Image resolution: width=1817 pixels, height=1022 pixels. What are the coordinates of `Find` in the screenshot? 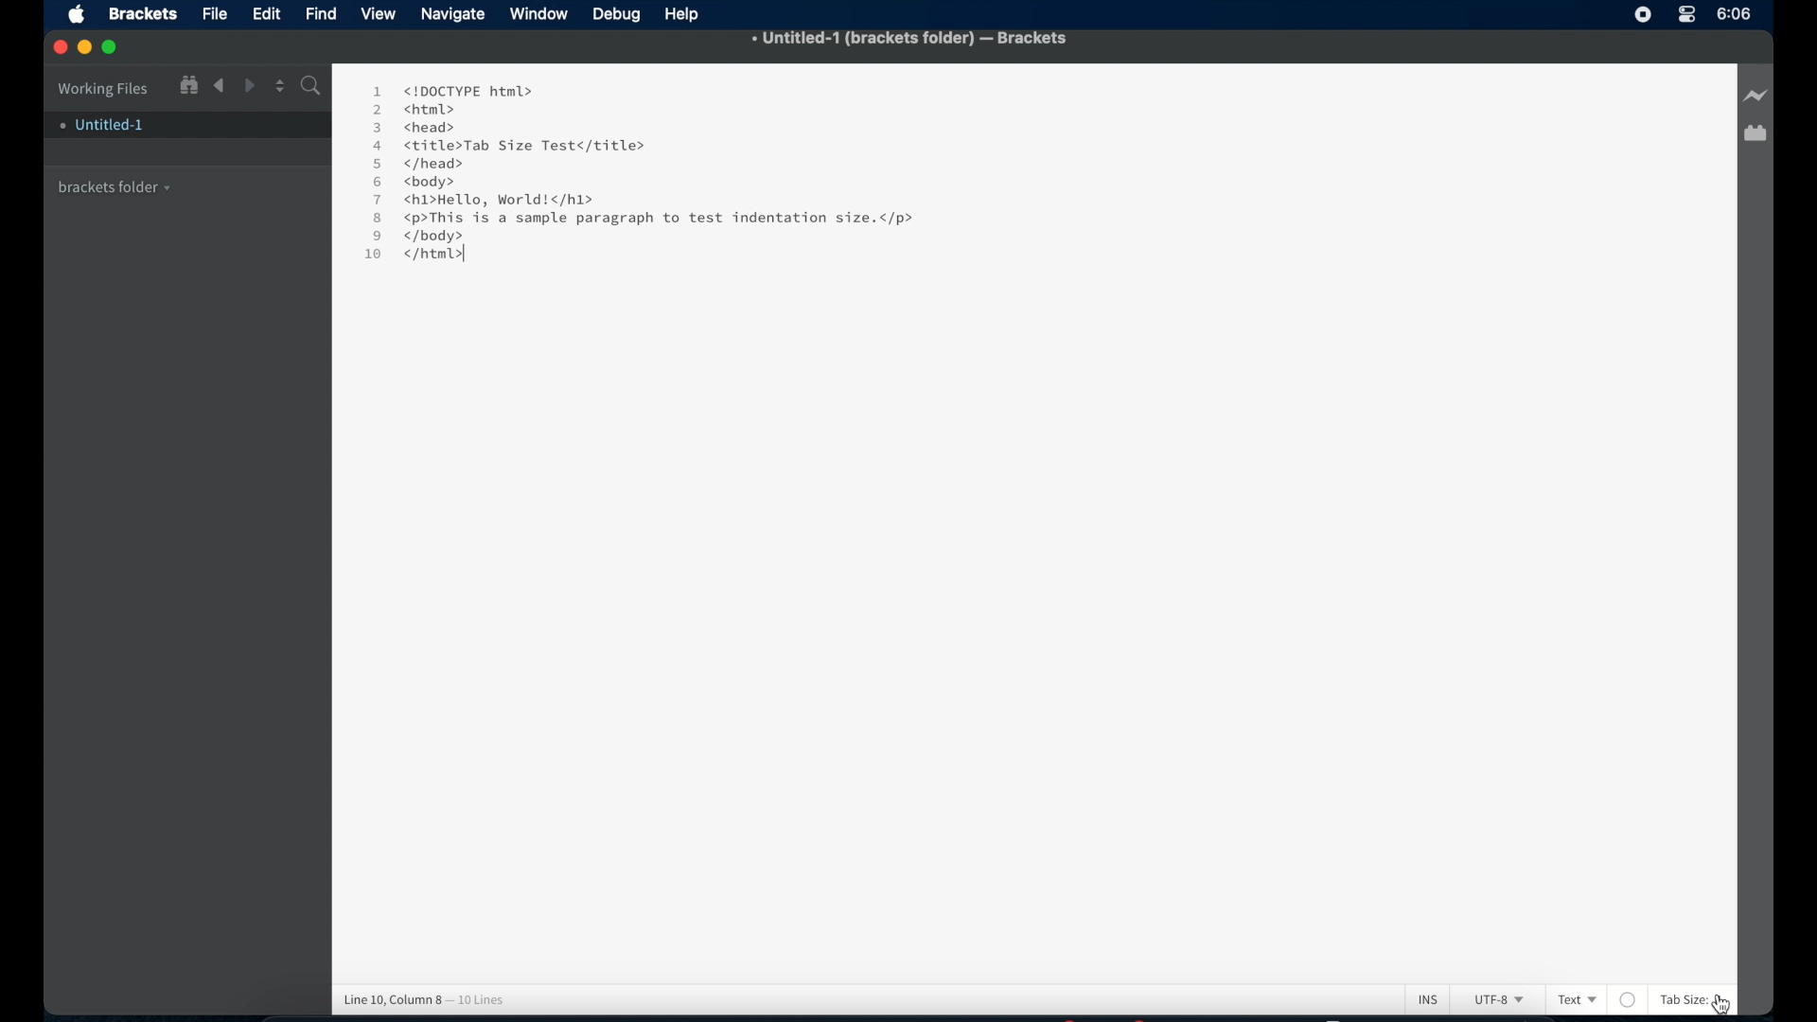 It's located at (309, 88).